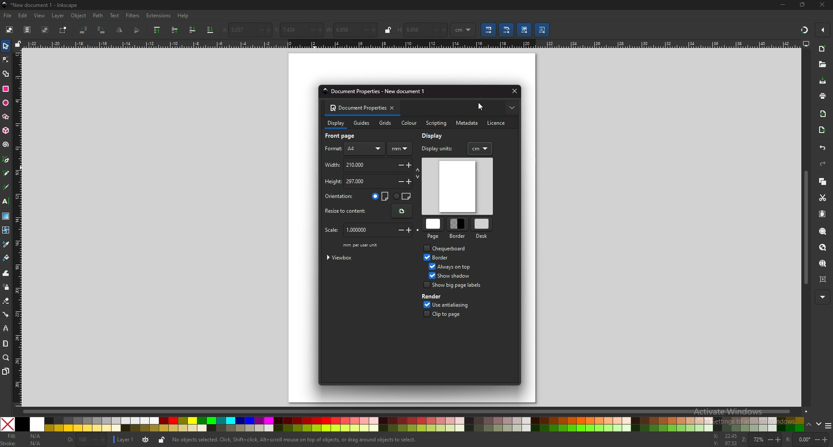  What do you see at coordinates (824, 115) in the screenshot?
I see `import` at bounding box center [824, 115].